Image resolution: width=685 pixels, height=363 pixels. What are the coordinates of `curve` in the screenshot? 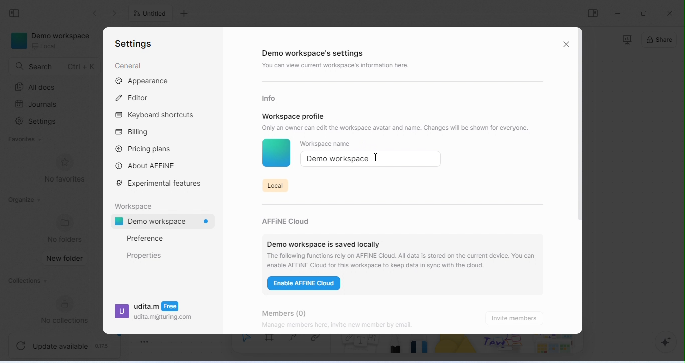 It's located at (295, 341).